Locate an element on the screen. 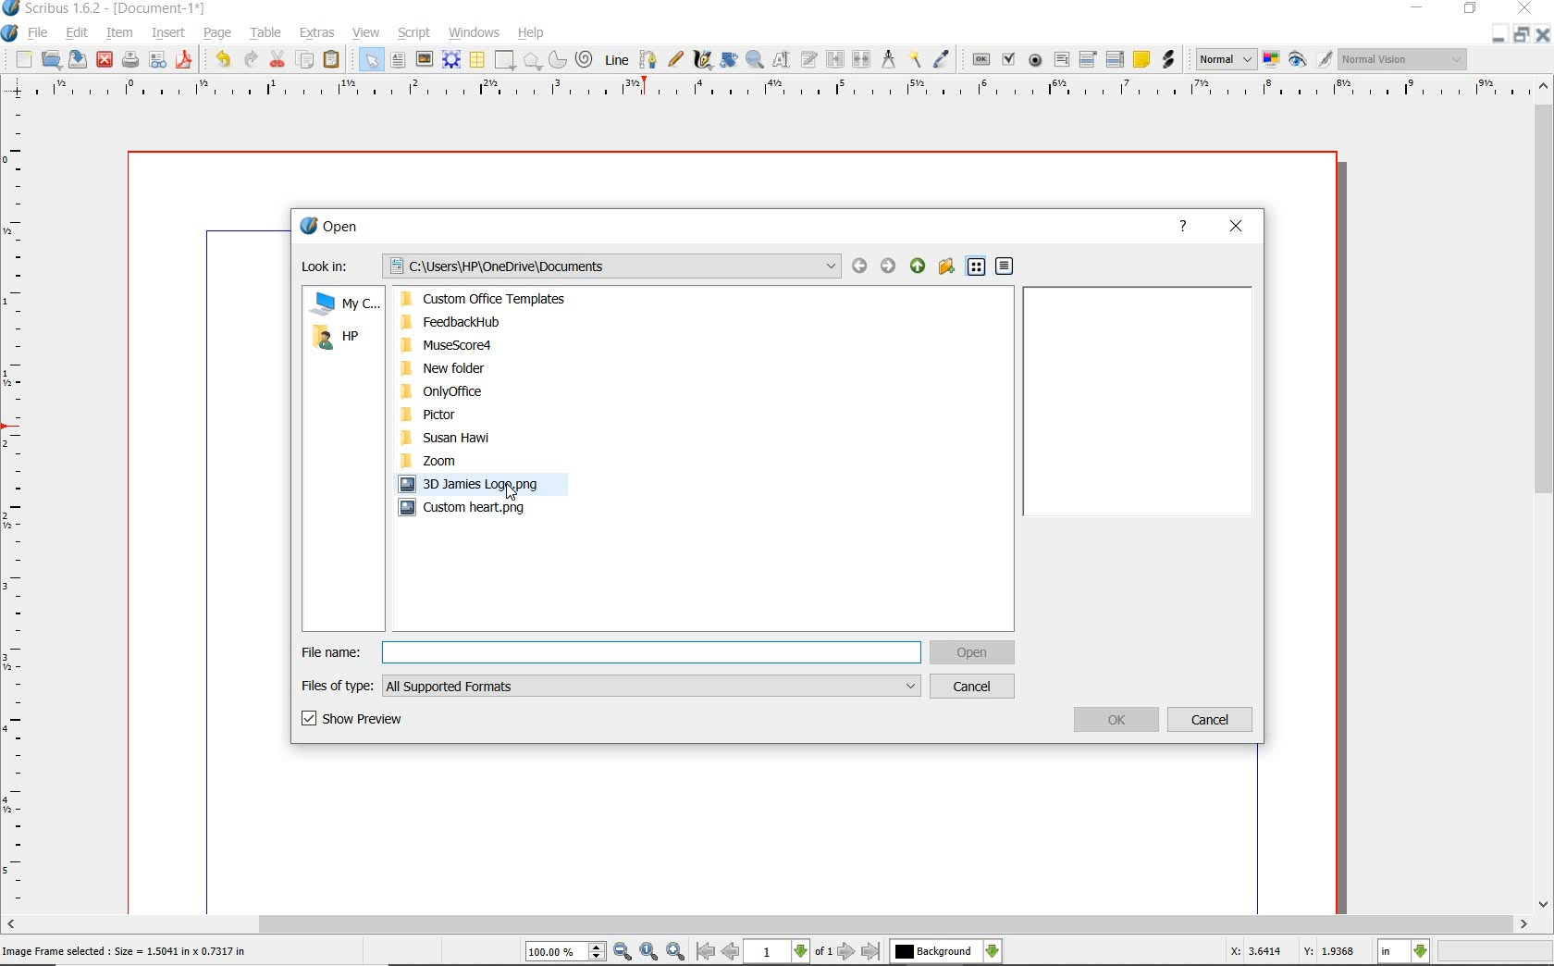 The image size is (1554, 966). list view is located at coordinates (978, 269).